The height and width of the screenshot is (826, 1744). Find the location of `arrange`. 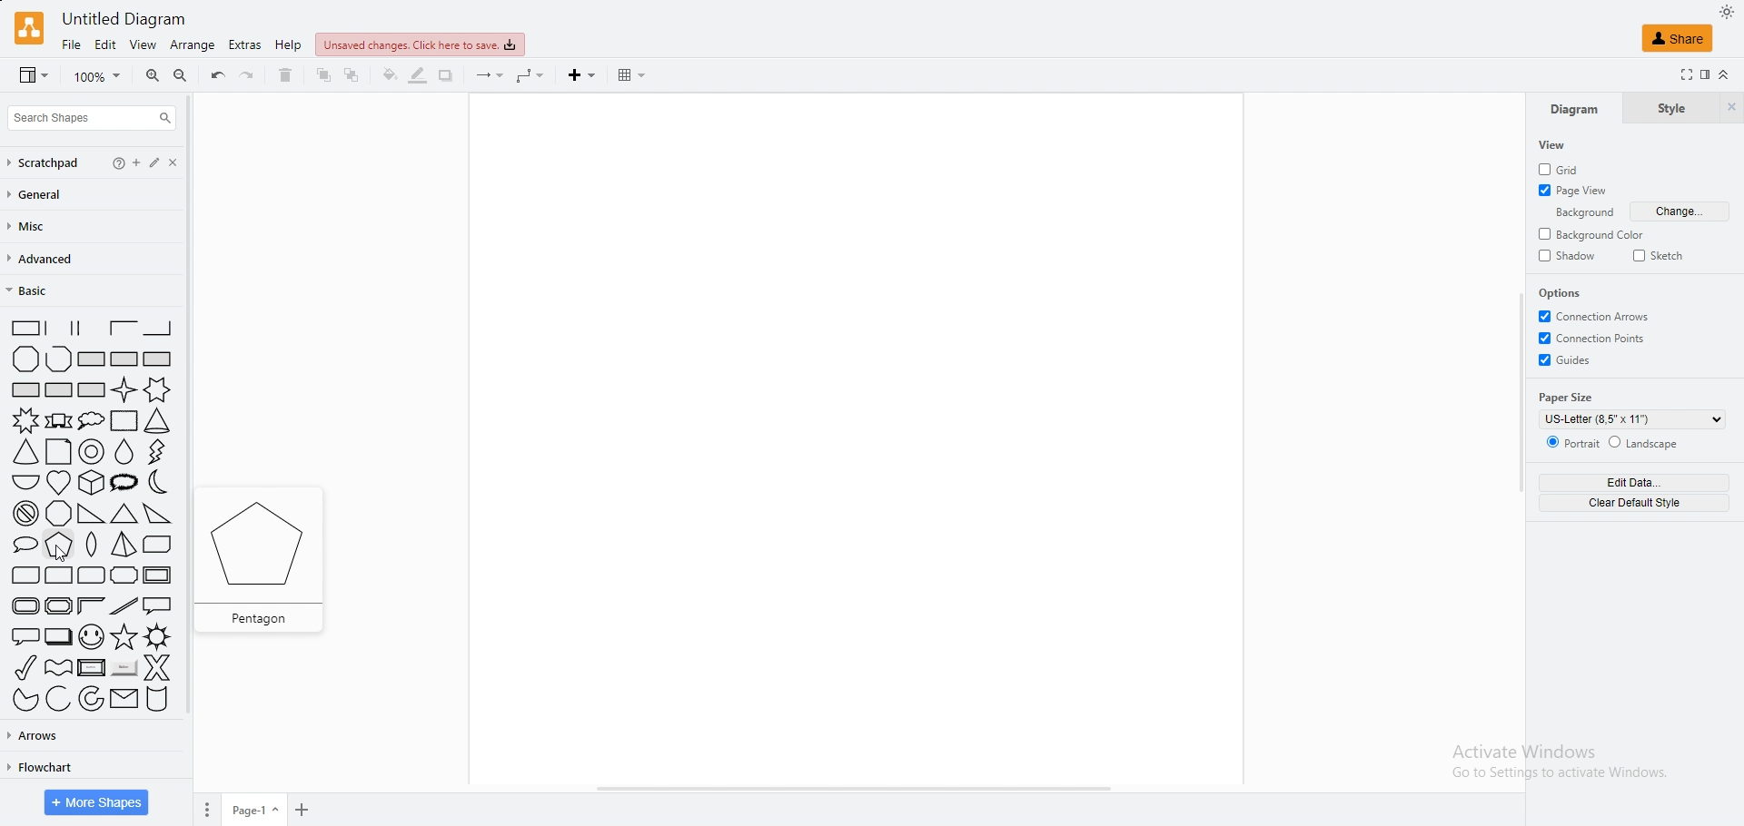

arrange is located at coordinates (193, 44).